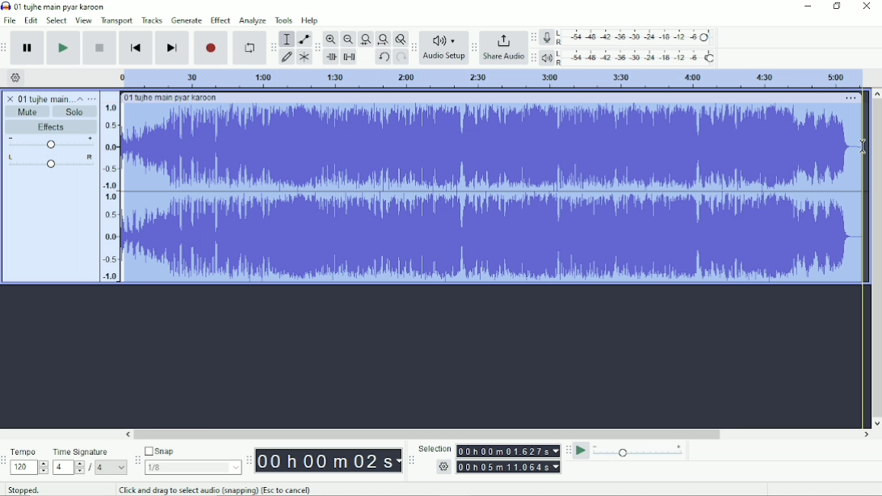 The height and width of the screenshot is (496, 882). What do you see at coordinates (442, 467) in the screenshot?
I see `` at bounding box center [442, 467].